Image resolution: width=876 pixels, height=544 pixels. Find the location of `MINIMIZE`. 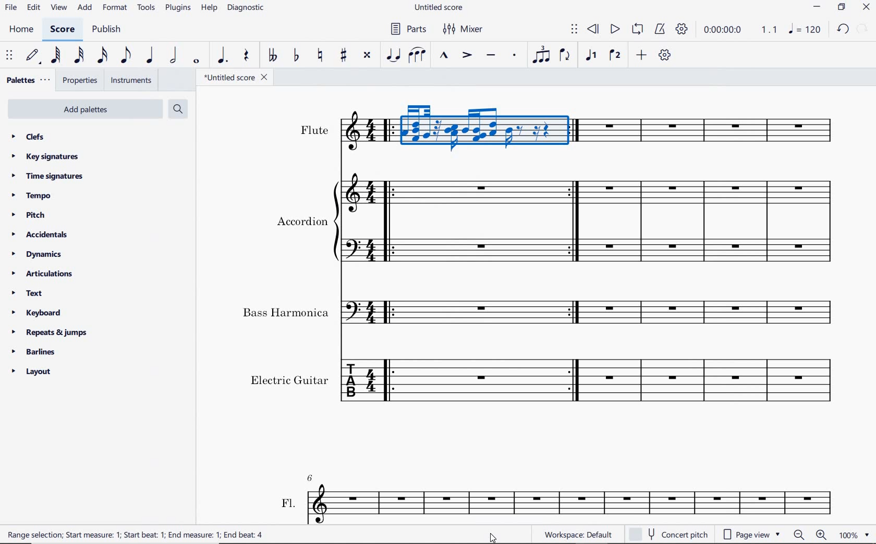

MINIMIZE is located at coordinates (817, 8).